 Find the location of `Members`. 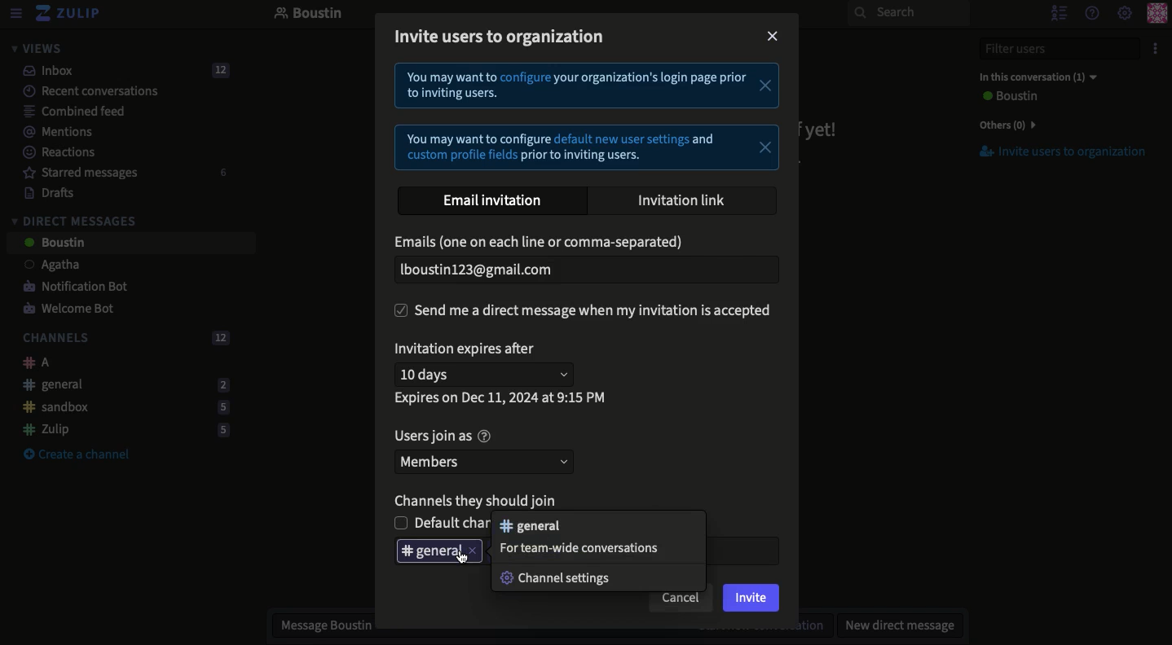

Members is located at coordinates (487, 461).